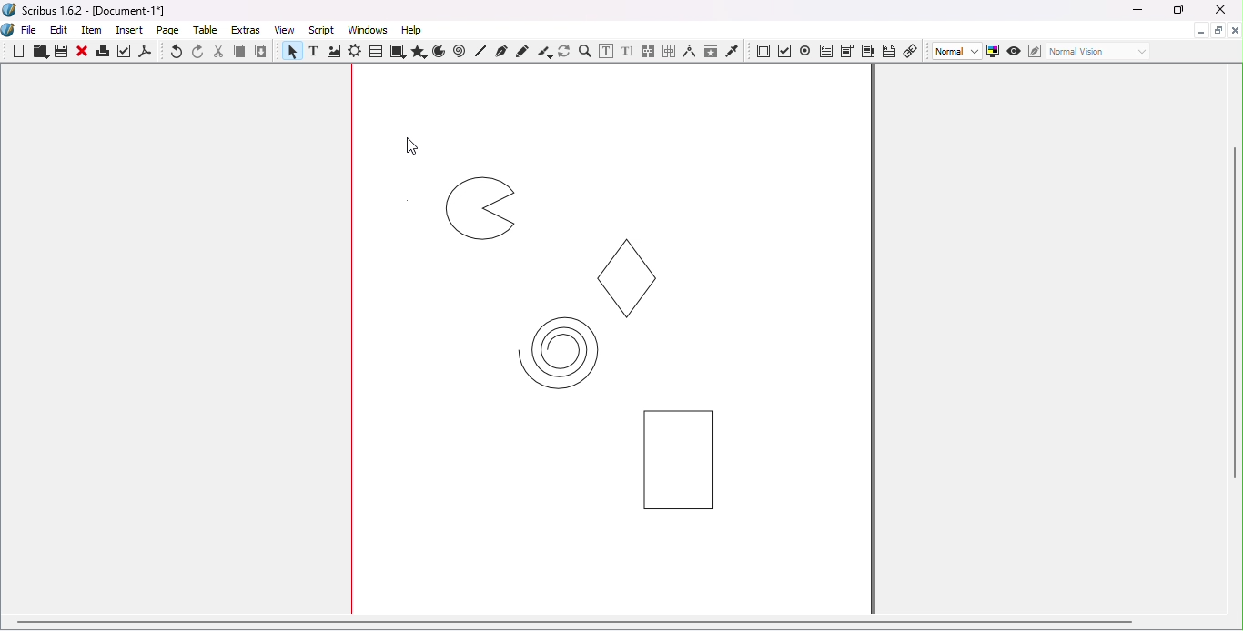  What do you see at coordinates (689, 51) in the screenshot?
I see `Measurements` at bounding box center [689, 51].